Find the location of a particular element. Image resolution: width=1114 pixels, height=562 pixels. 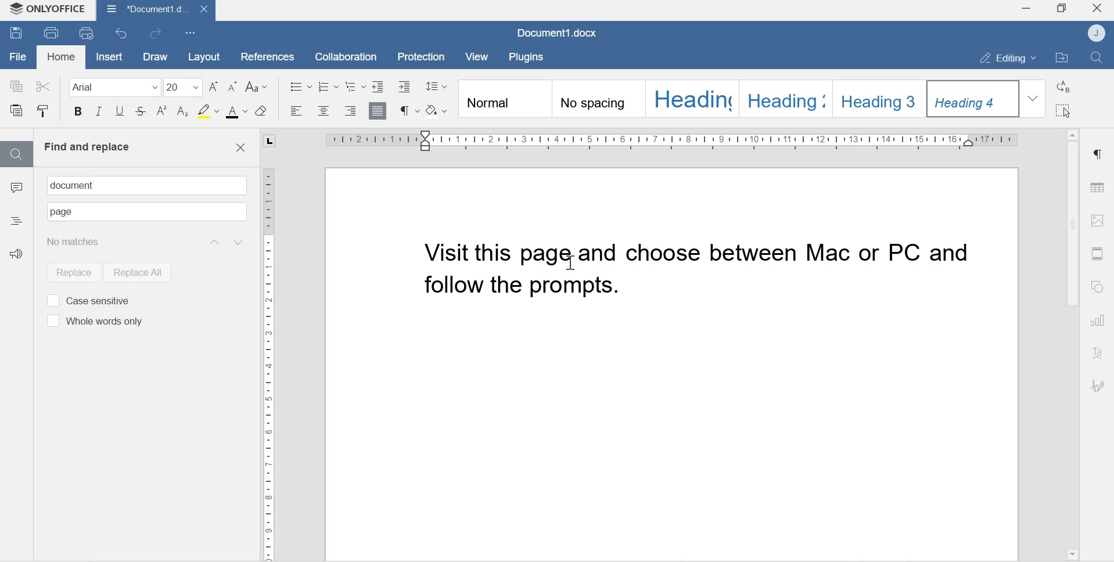

Text is located at coordinates (1099, 354).